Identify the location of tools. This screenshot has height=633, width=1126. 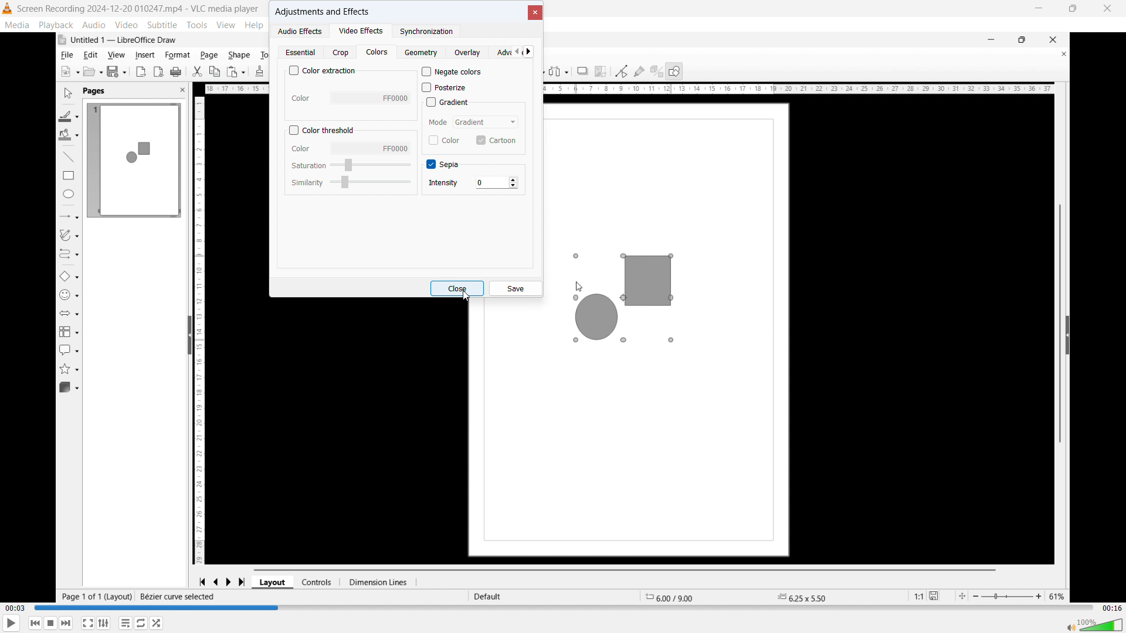
(198, 25).